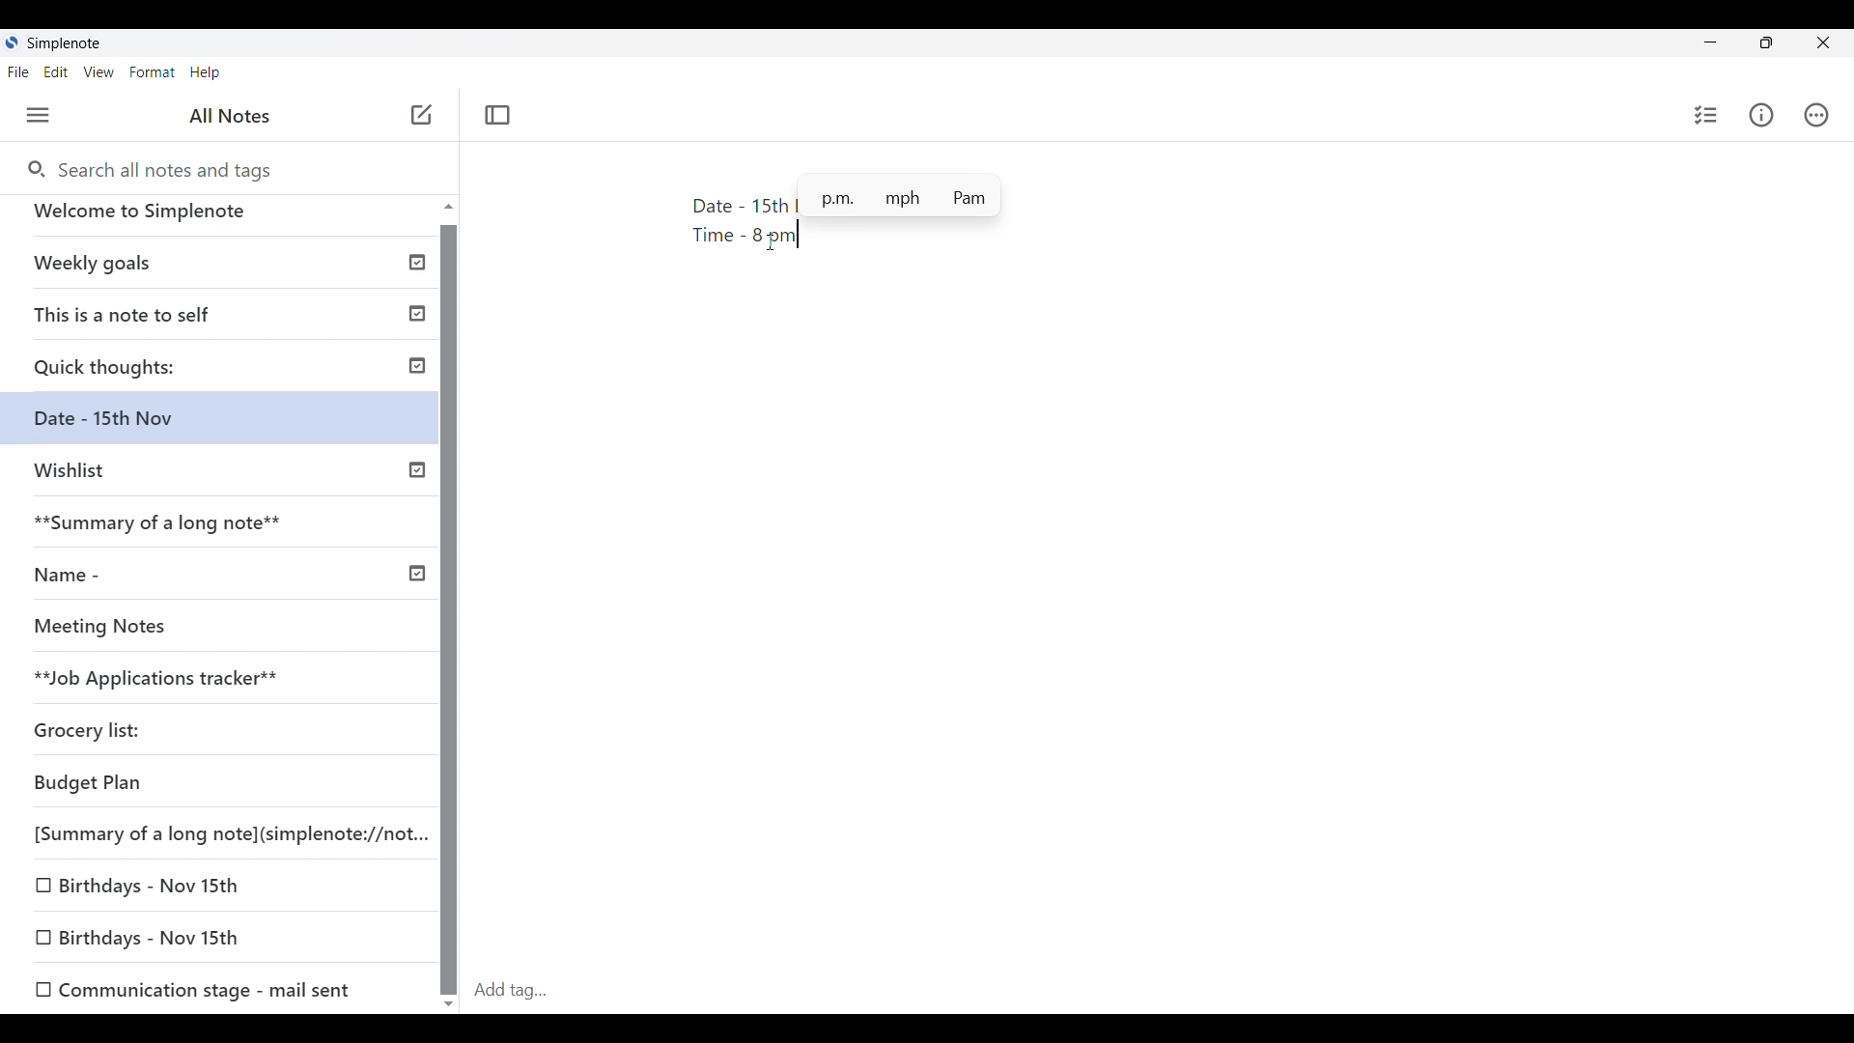 The width and height of the screenshot is (1854, 1043). I want to click on 15th, so click(770, 205).